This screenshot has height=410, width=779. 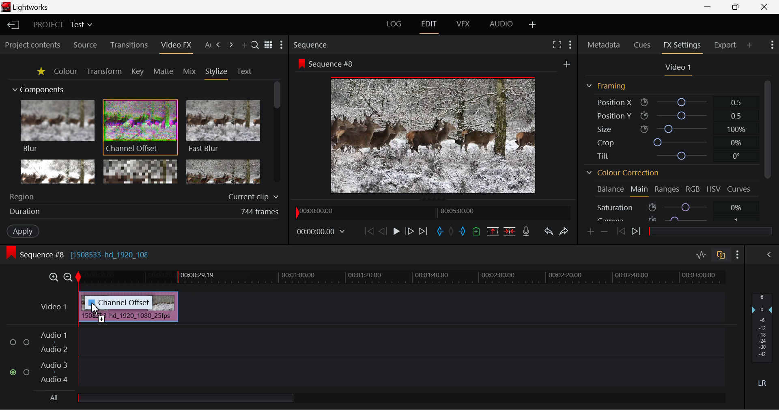 I want to click on Mark In, so click(x=440, y=232).